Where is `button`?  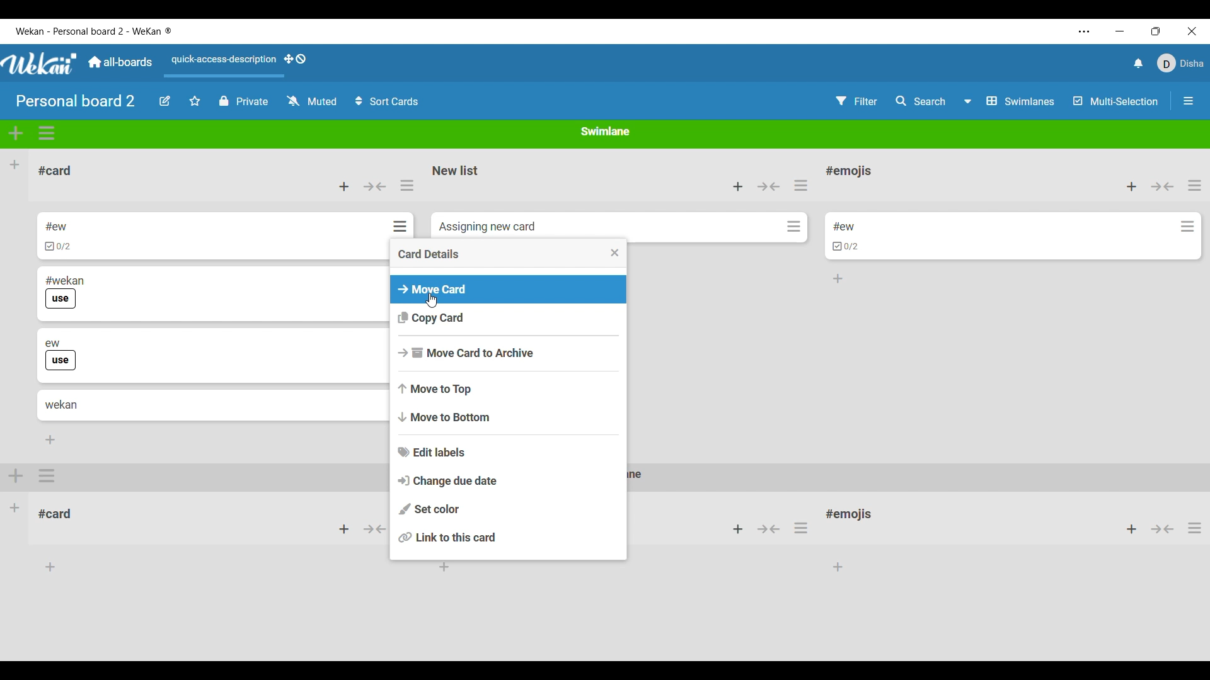
button is located at coordinates (769, 528).